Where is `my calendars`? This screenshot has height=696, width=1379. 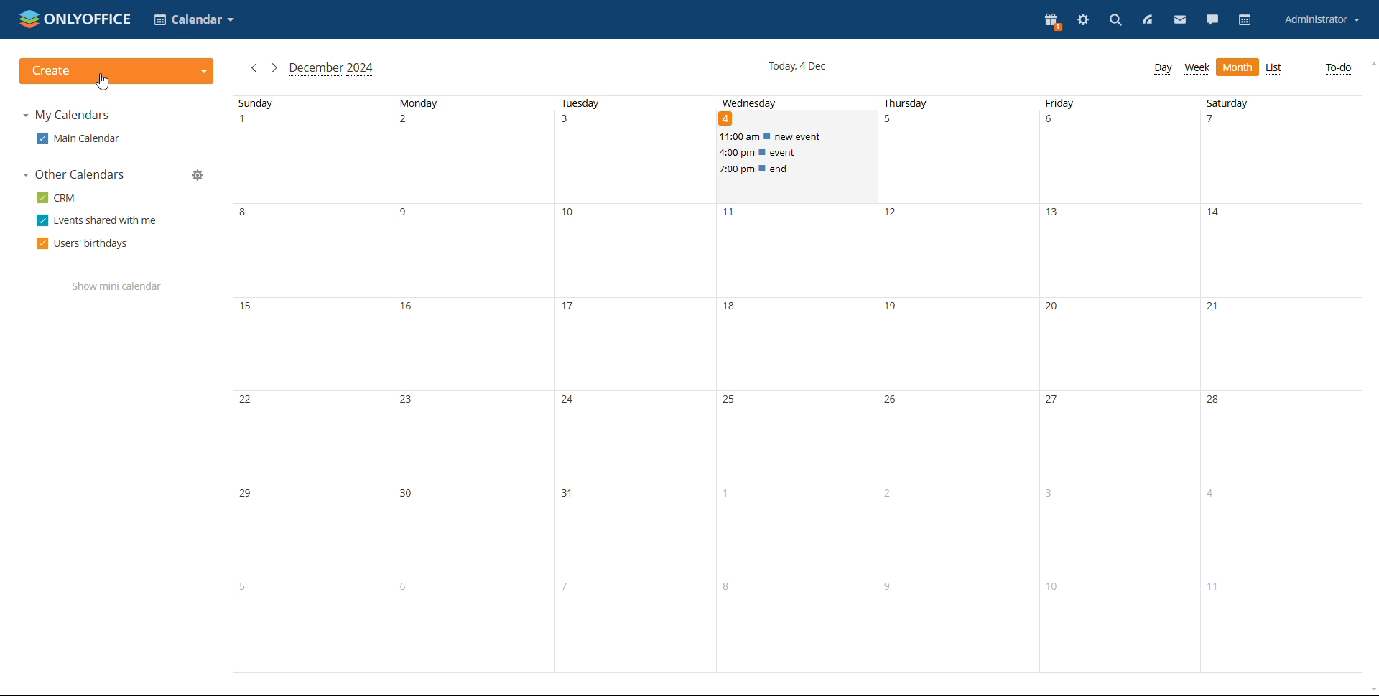 my calendars is located at coordinates (65, 116).